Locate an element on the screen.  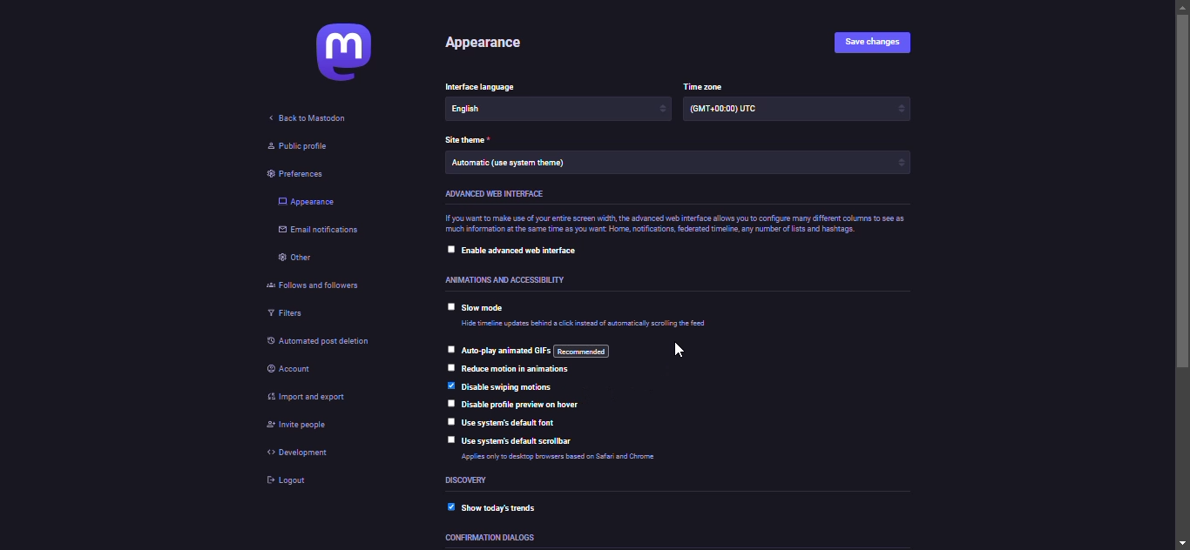
click to select is located at coordinates (449, 366).